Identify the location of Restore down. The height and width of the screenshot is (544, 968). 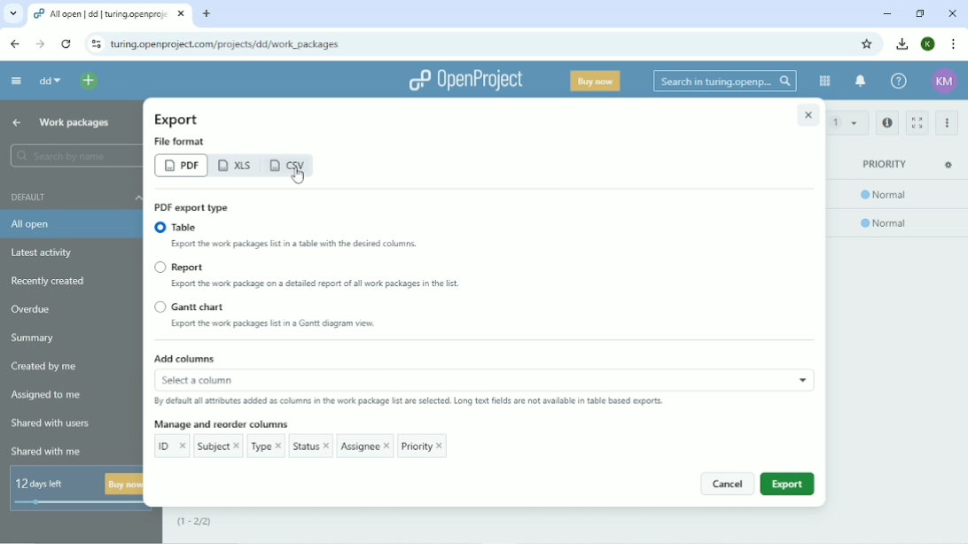
(920, 12).